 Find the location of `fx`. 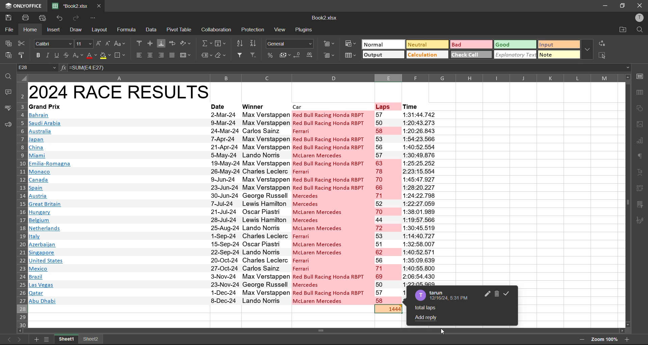

fx is located at coordinates (63, 67).